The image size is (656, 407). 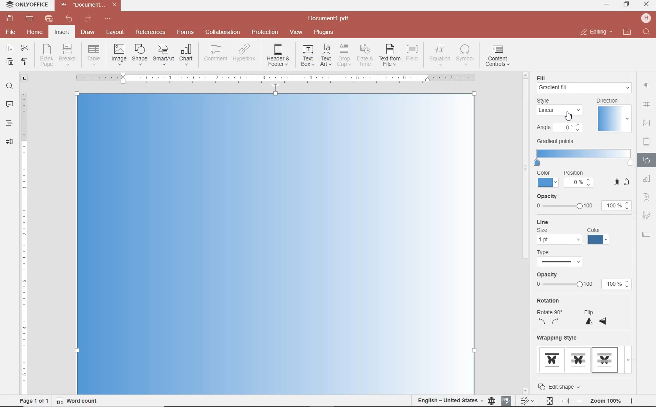 I want to click on TYPE, so click(x=584, y=177).